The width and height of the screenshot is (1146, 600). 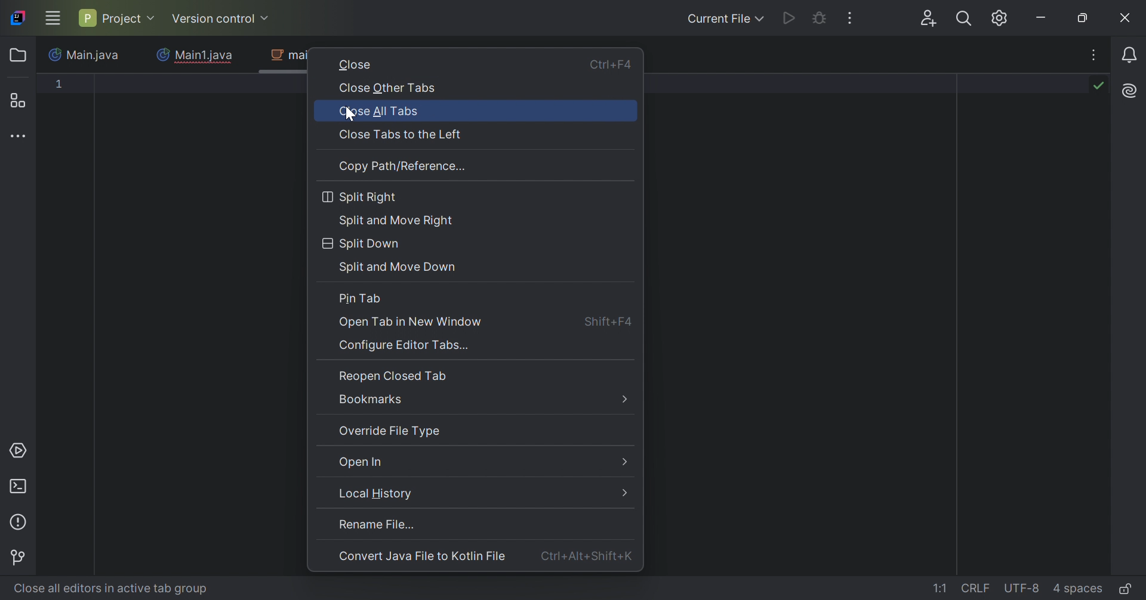 What do you see at coordinates (401, 222) in the screenshot?
I see `Split and Move Right` at bounding box center [401, 222].